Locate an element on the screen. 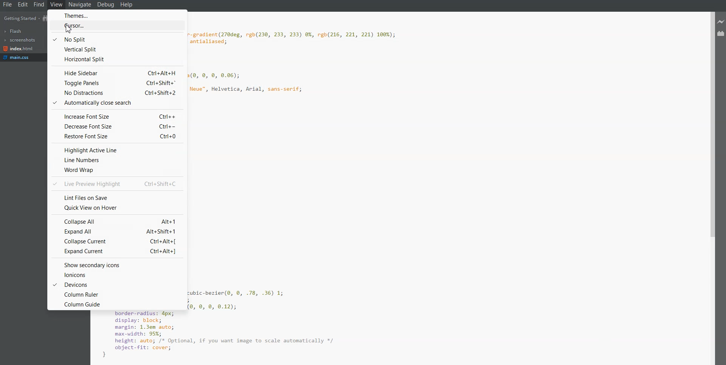 This screenshot has width=726, height=365. Live Preview is located at coordinates (721, 22).